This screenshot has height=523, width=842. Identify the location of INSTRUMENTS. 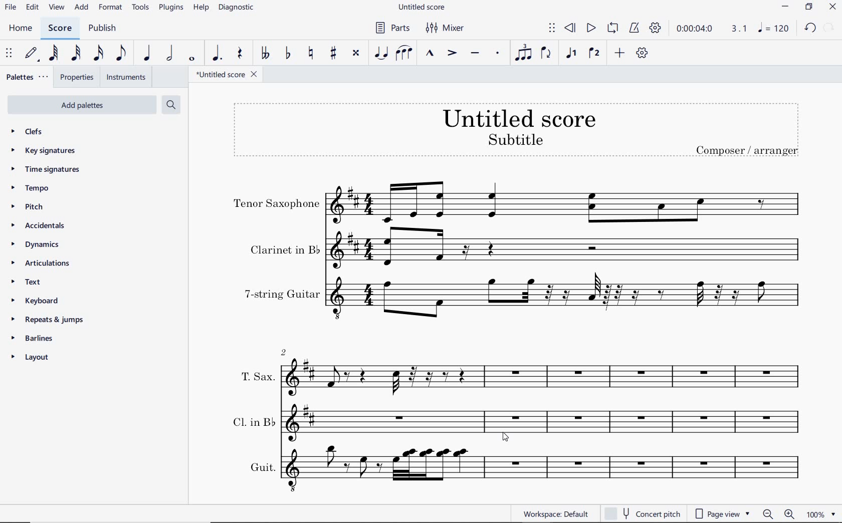
(125, 78).